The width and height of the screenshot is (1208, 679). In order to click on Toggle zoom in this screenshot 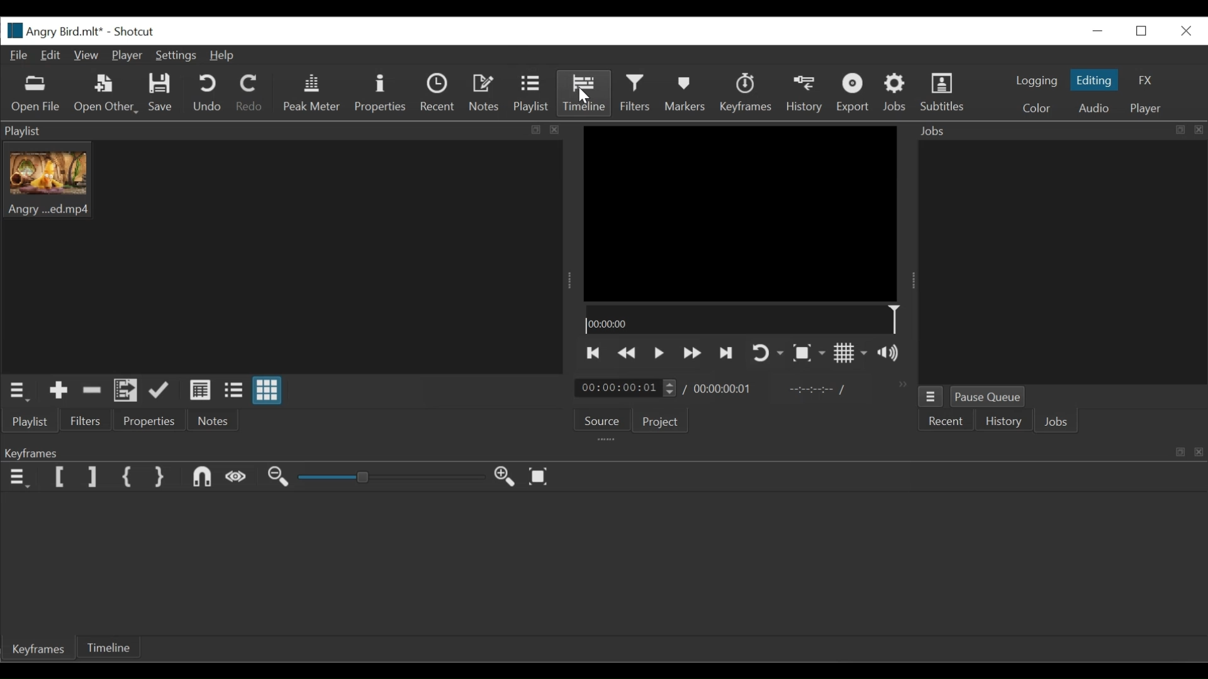, I will do `click(808, 353)`.